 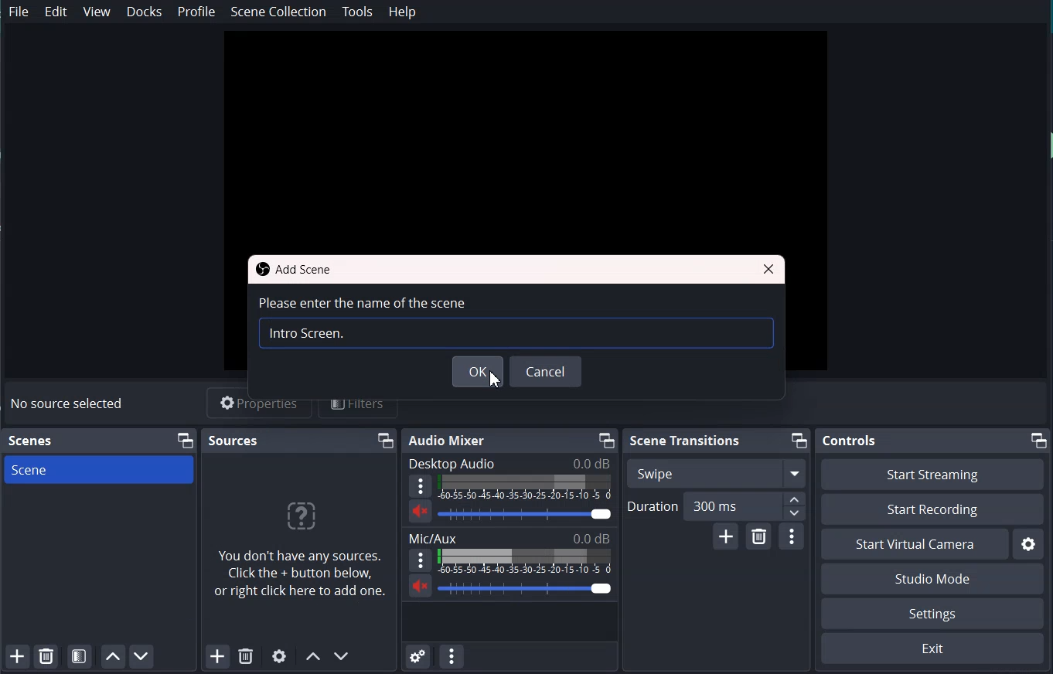 I want to click on Help, so click(x=403, y=12).